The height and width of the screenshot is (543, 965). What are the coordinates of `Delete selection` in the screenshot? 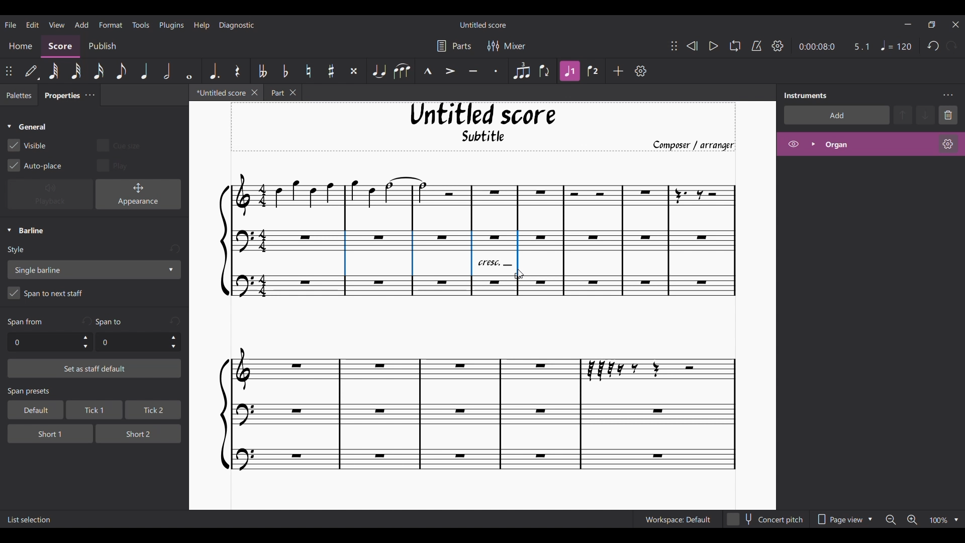 It's located at (948, 115).